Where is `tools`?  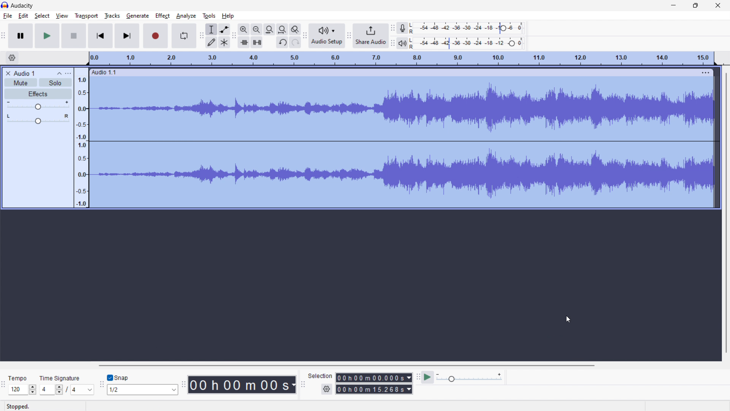 tools is located at coordinates (209, 16).